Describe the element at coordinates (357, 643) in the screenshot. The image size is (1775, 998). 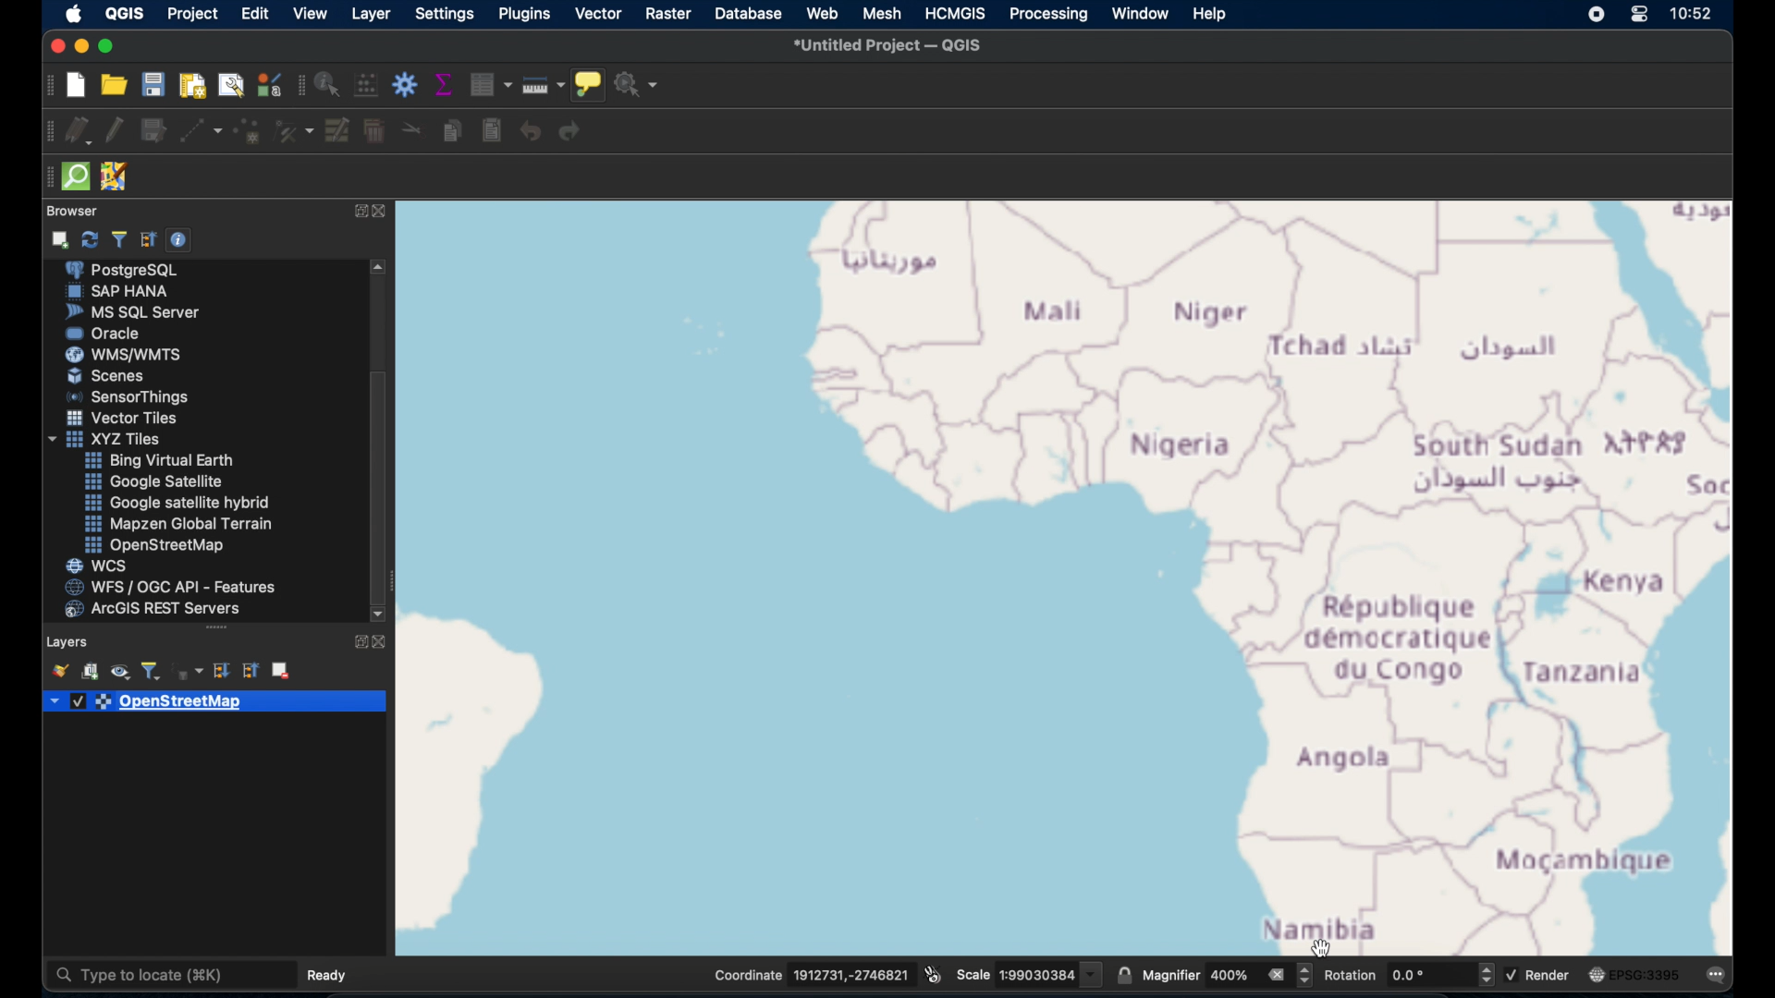
I see `expand` at that location.